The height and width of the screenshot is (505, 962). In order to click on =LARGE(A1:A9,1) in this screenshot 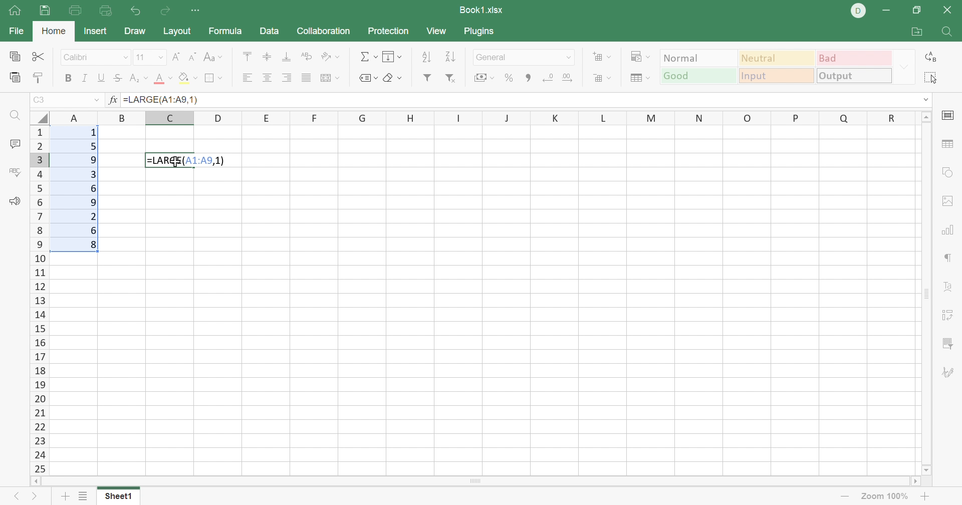, I will do `click(188, 160)`.